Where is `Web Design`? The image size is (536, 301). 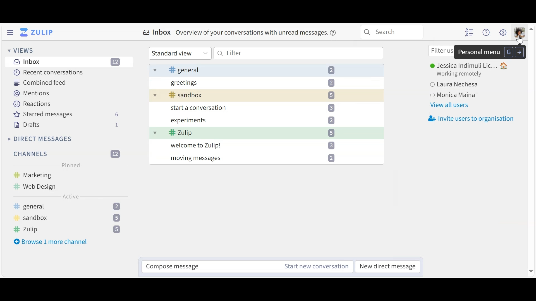 Web Design is located at coordinates (35, 187).